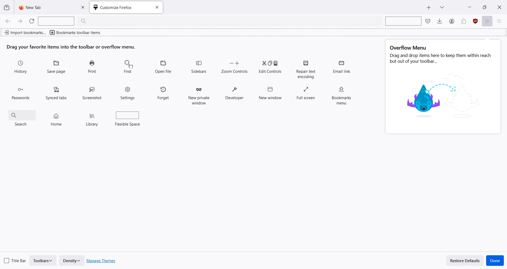 Image resolution: width=507 pixels, height=269 pixels. I want to click on New Window, so click(270, 92).